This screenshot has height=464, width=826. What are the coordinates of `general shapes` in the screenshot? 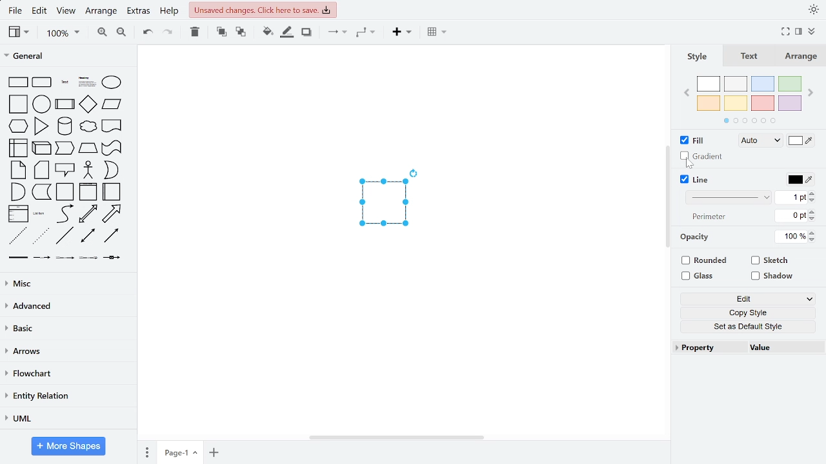 It's located at (64, 235).